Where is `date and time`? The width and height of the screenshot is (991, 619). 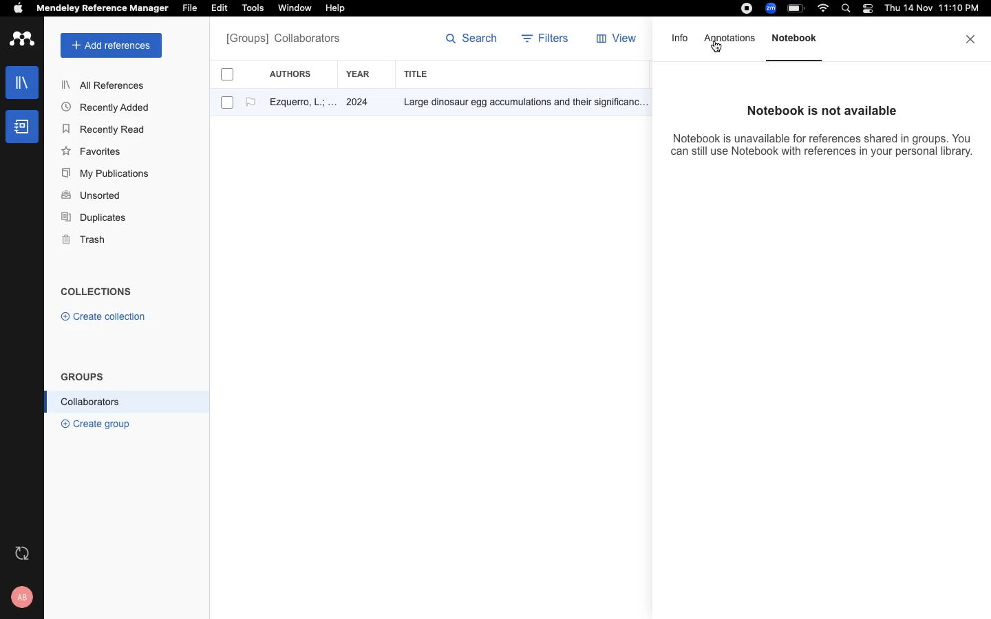
date and time is located at coordinates (929, 10).